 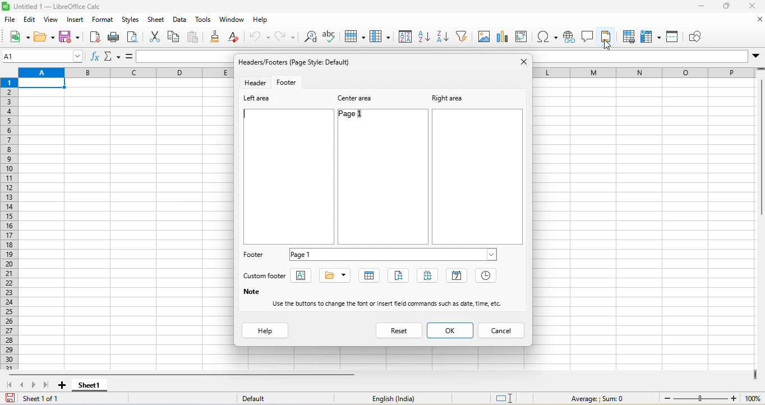 What do you see at coordinates (251, 292) in the screenshot?
I see `note` at bounding box center [251, 292].